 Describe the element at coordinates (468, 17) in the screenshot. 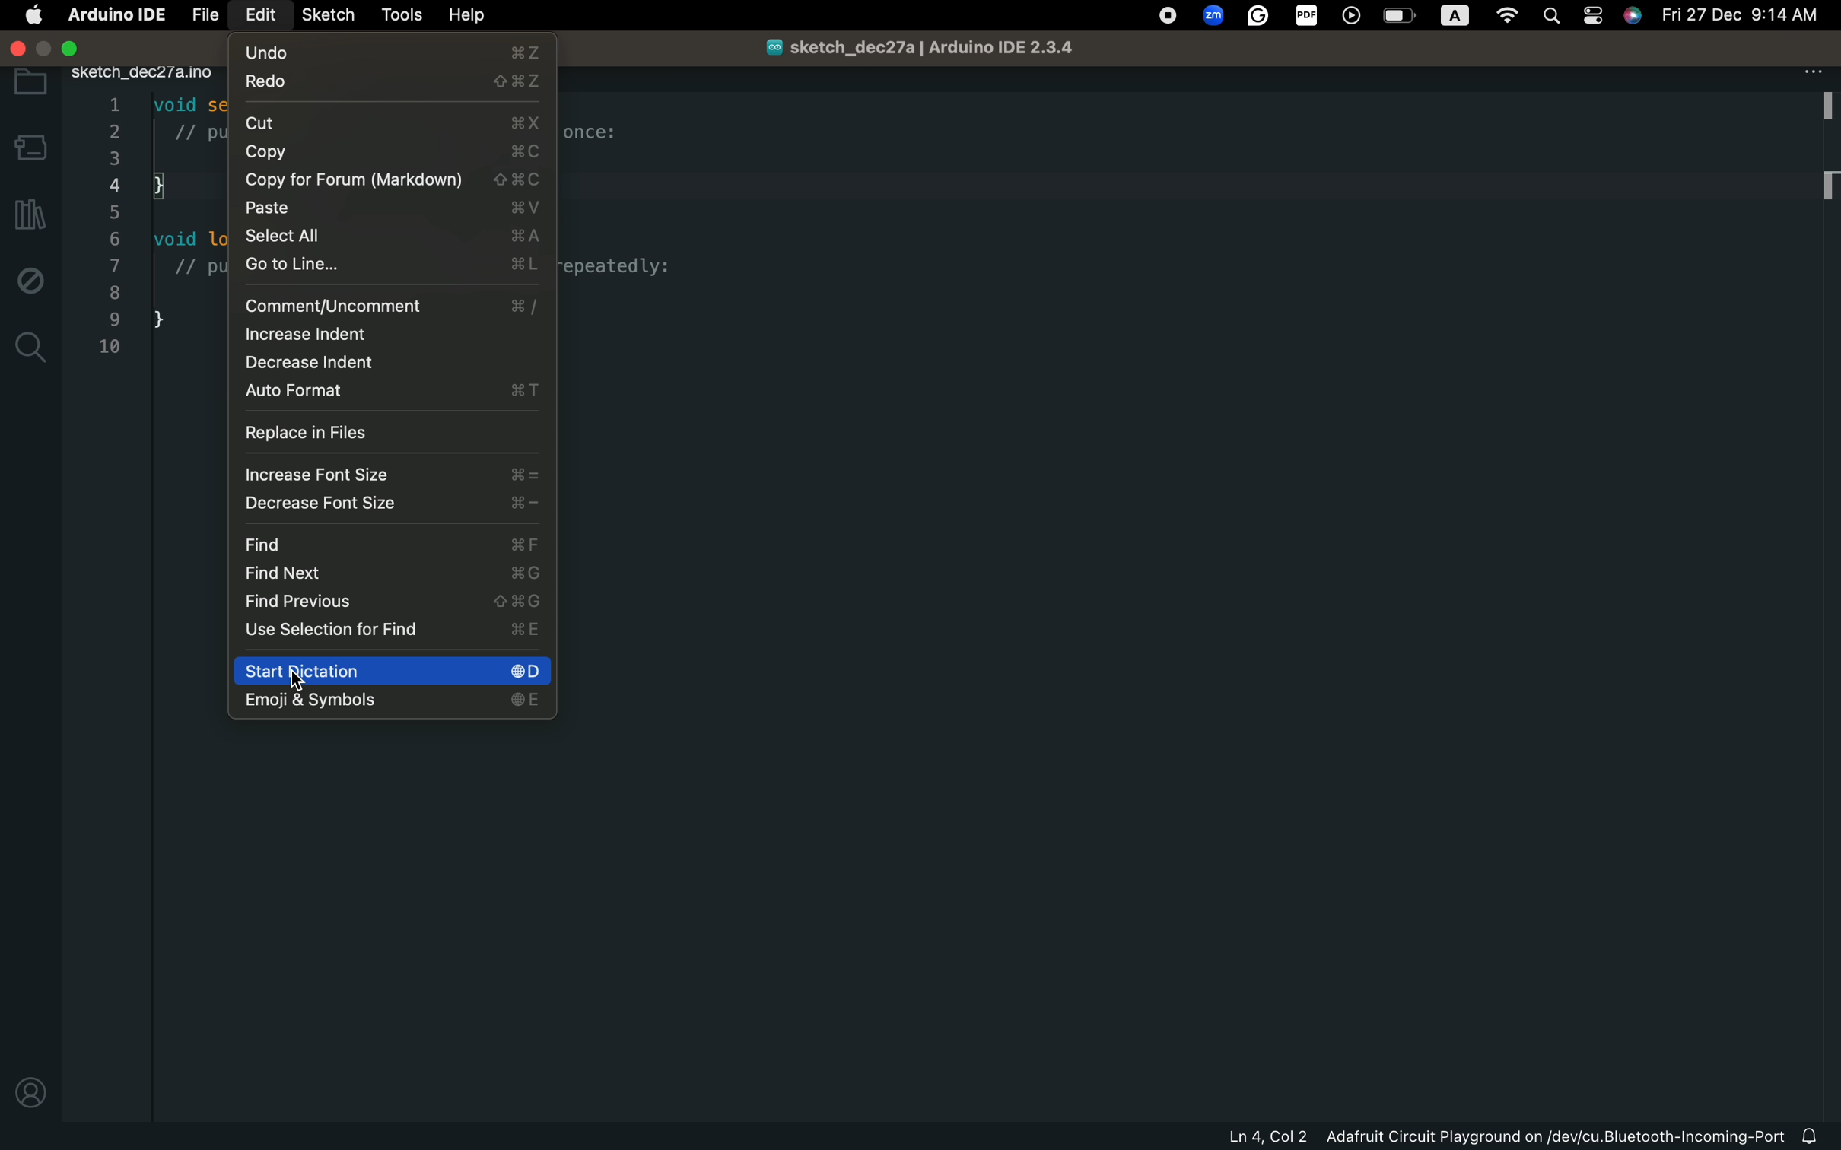

I see `help` at that location.